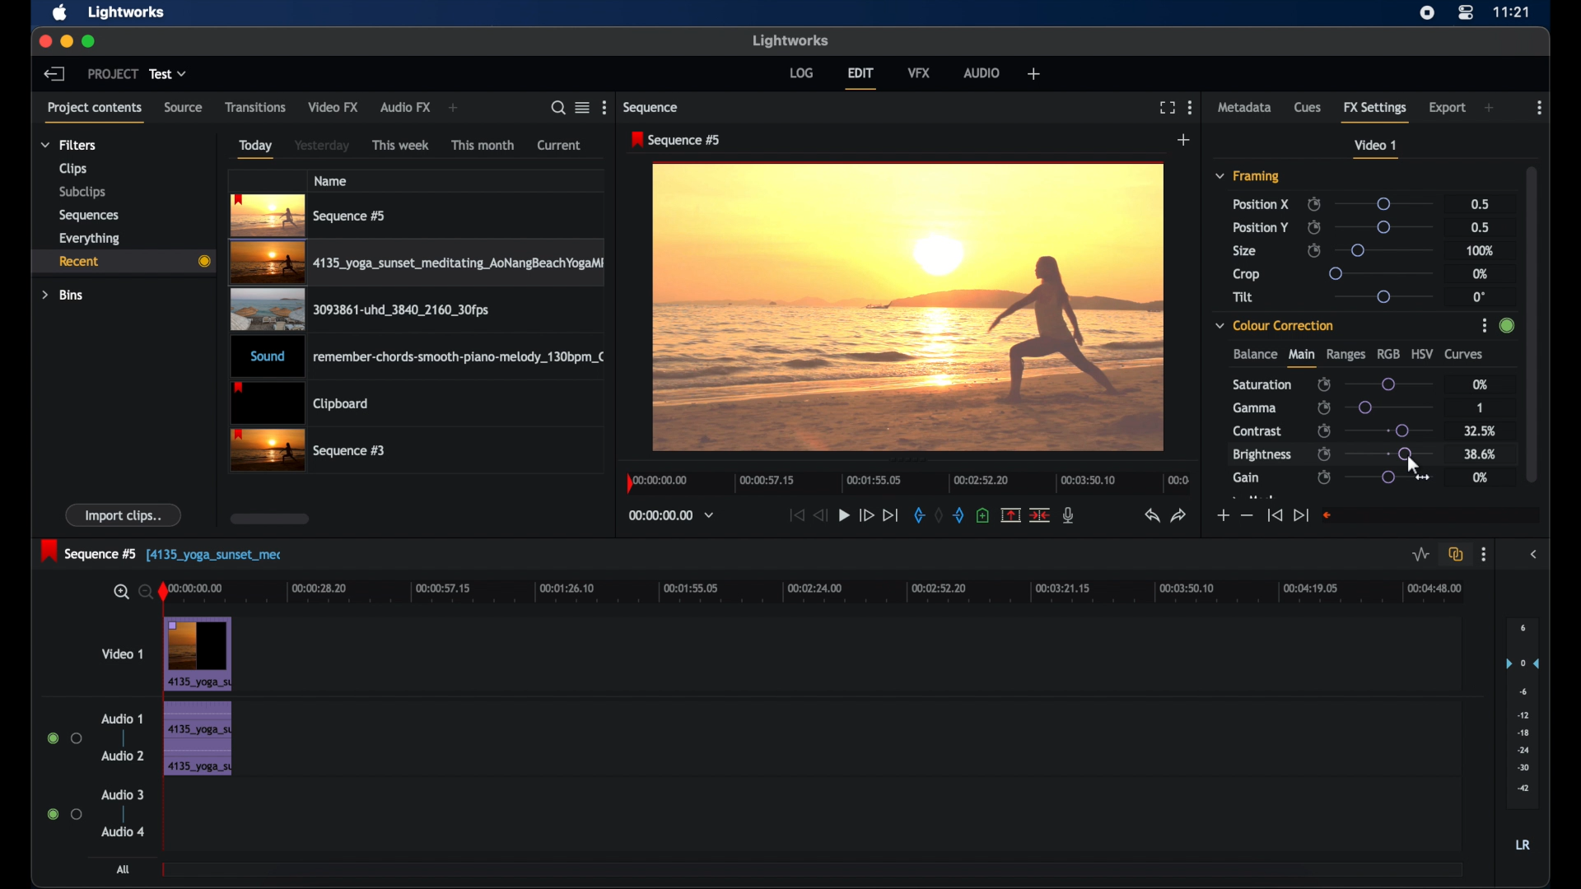  Describe the element at coordinates (1387, 249) in the screenshot. I see `slider` at that location.